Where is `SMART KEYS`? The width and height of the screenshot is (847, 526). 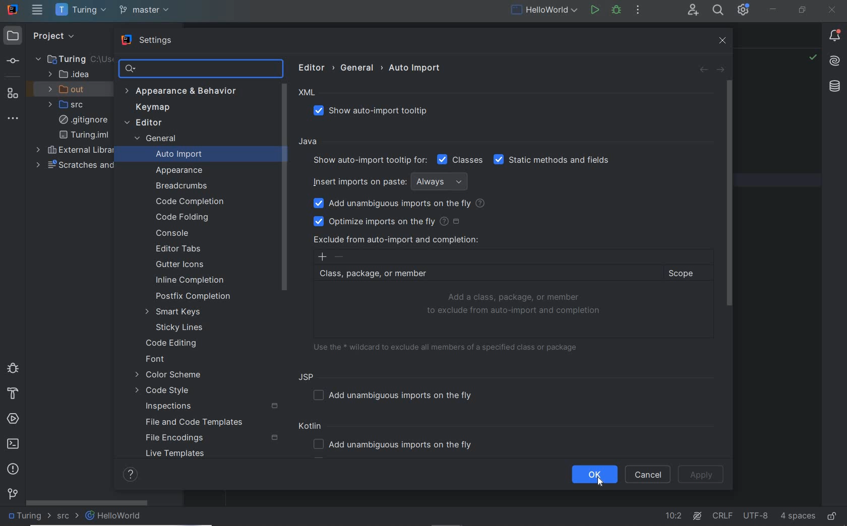 SMART KEYS is located at coordinates (177, 312).